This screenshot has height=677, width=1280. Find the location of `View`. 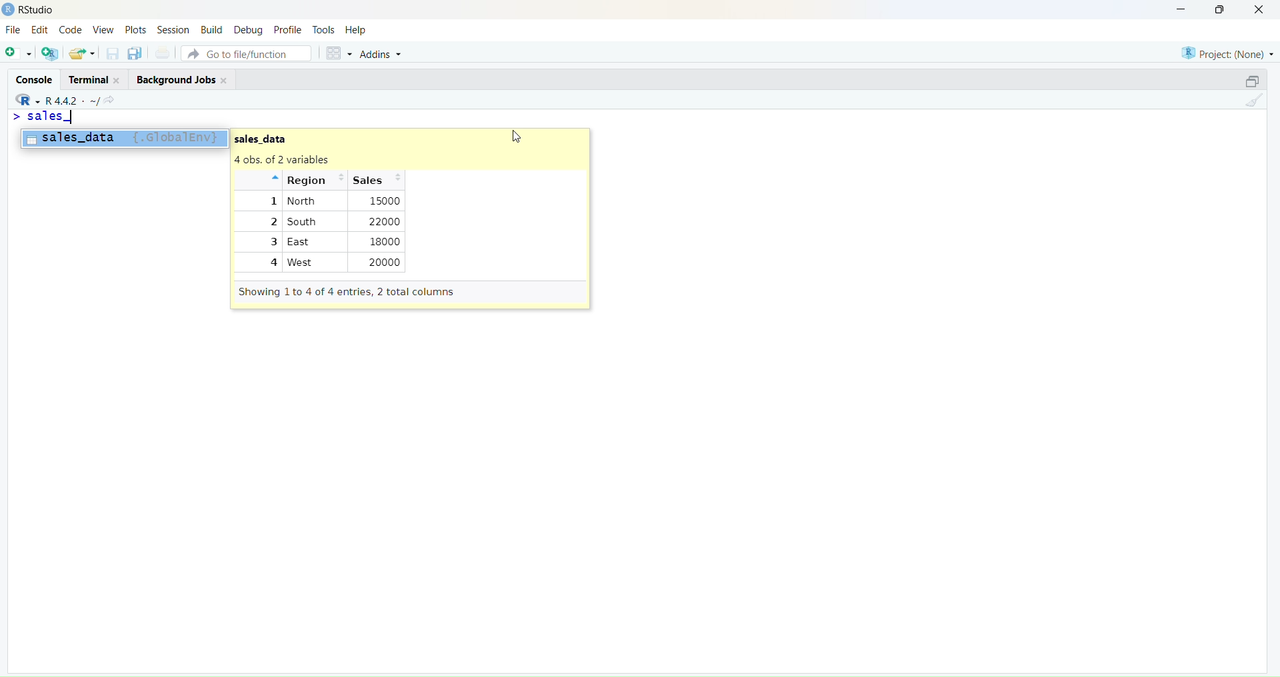

View is located at coordinates (105, 31).